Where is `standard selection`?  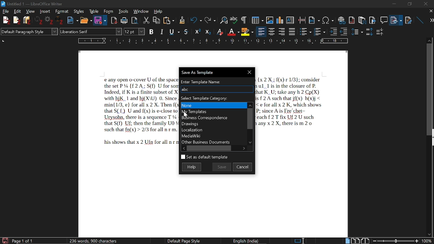
standard selection is located at coordinates (300, 241).